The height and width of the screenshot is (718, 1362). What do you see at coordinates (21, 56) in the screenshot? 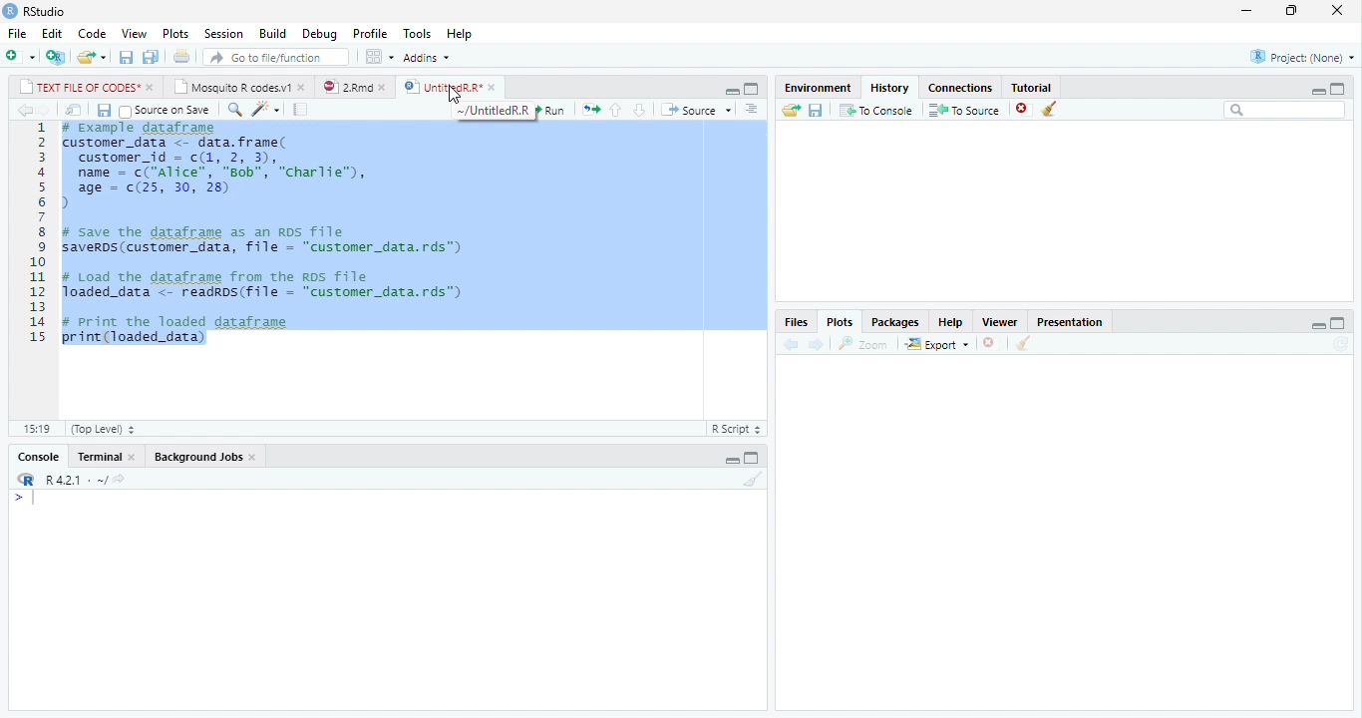
I see `new file` at bounding box center [21, 56].